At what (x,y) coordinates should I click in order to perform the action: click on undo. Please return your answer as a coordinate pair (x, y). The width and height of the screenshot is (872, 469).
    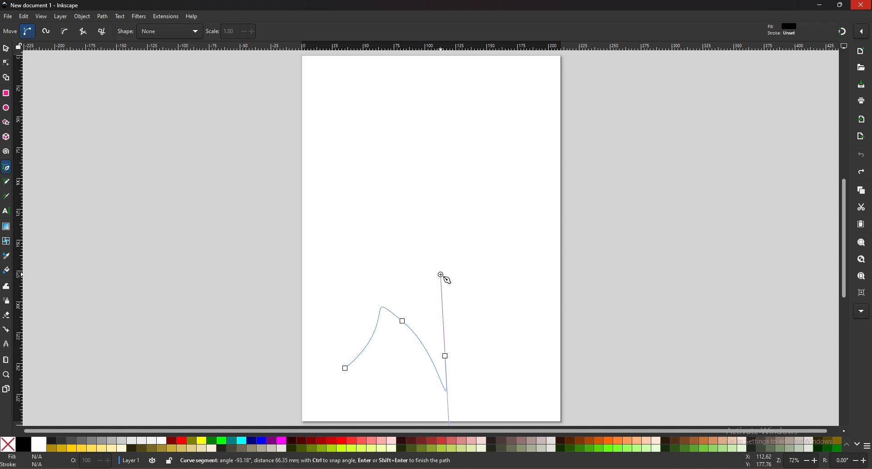
    Looking at the image, I should click on (861, 155).